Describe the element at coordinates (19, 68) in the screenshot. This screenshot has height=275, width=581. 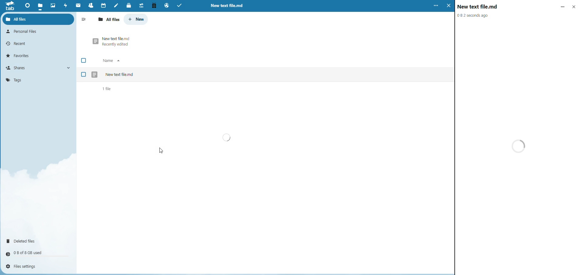
I see `Shares` at that location.